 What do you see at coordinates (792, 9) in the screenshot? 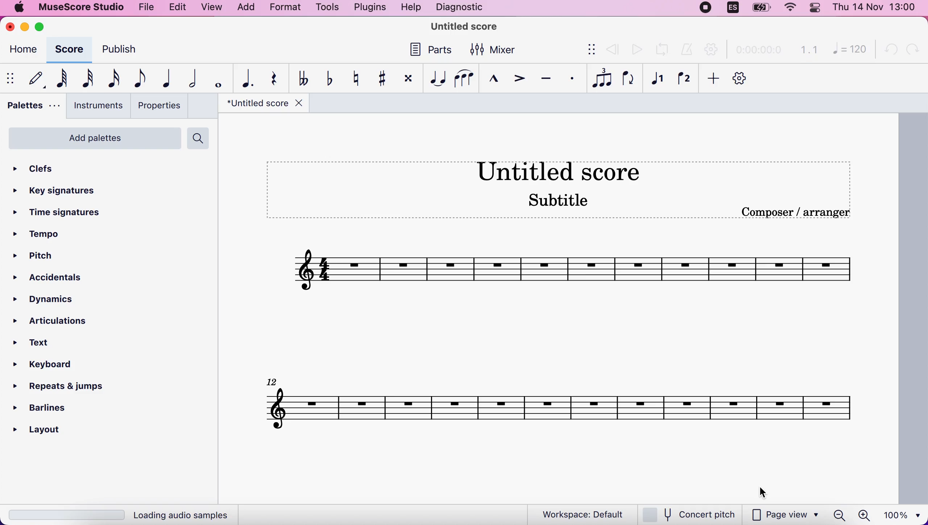
I see `wifi` at bounding box center [792, 9].